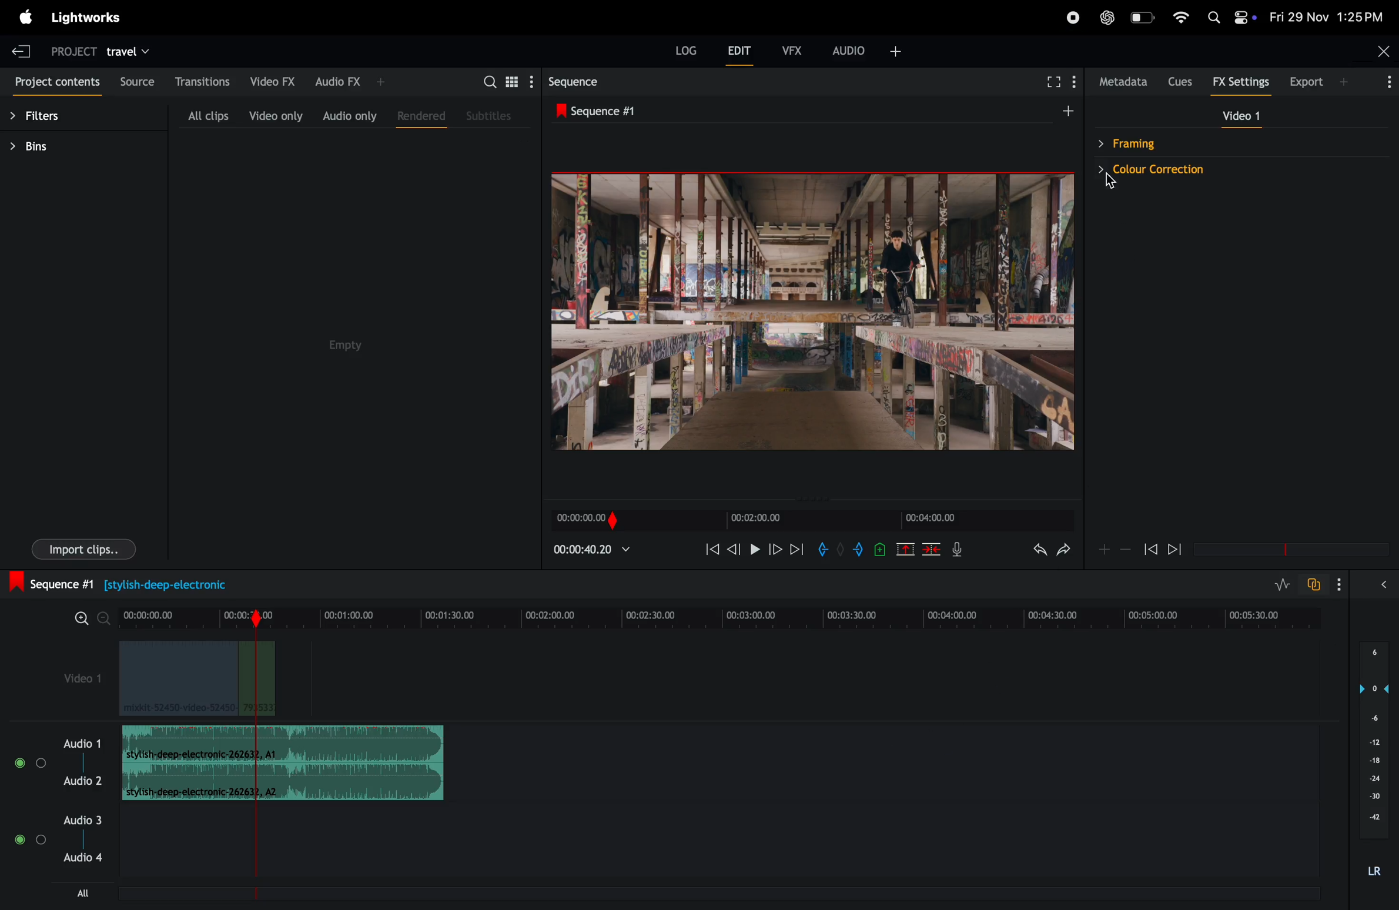 The image size is (1399, 910). What do you see at coordinates (725, 613) in the screenshot?
I see `time frame` at bounding box center [725, 613].